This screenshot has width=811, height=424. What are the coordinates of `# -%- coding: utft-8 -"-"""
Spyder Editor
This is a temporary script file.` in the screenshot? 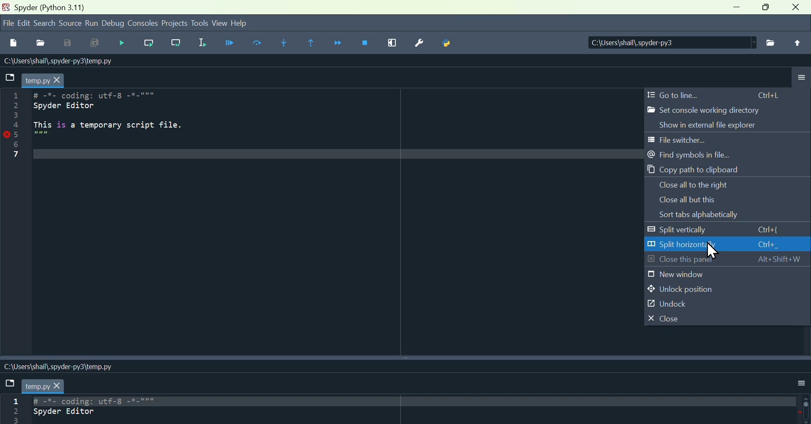 It's located at (115, 122).